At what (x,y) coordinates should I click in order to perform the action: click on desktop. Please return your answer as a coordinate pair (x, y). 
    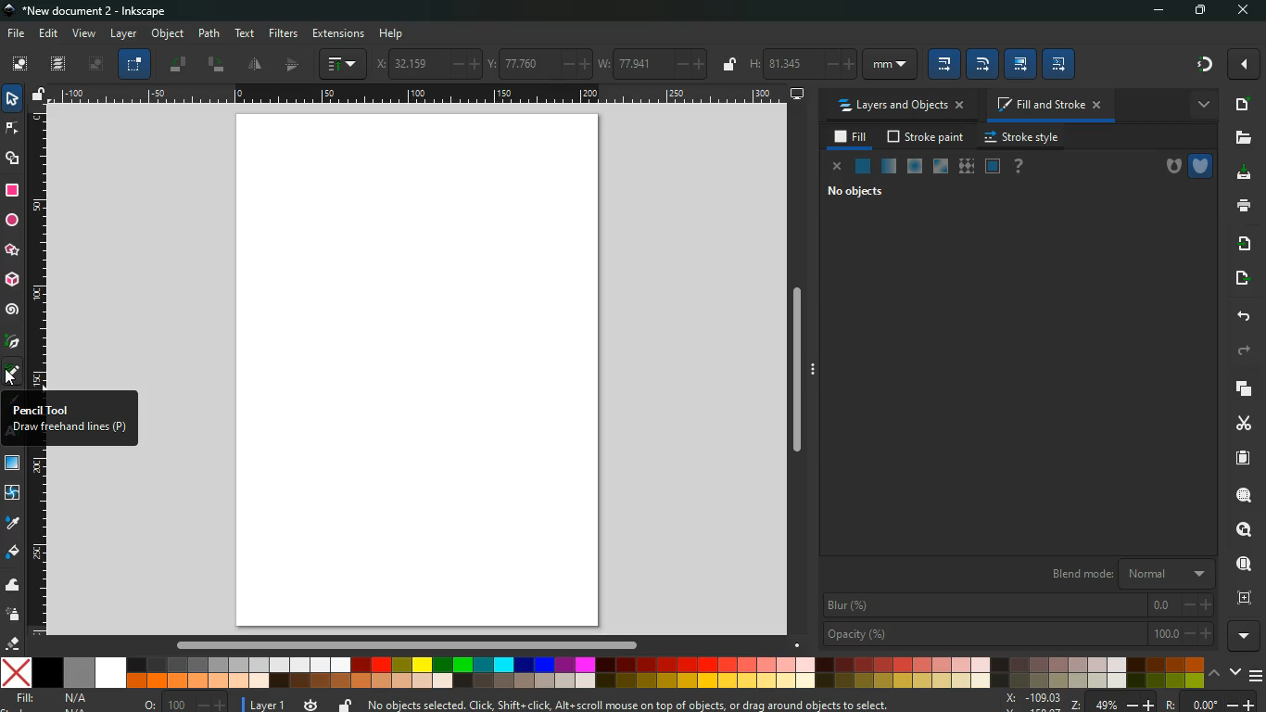
    Looking at the image, I should click on (796, 95).